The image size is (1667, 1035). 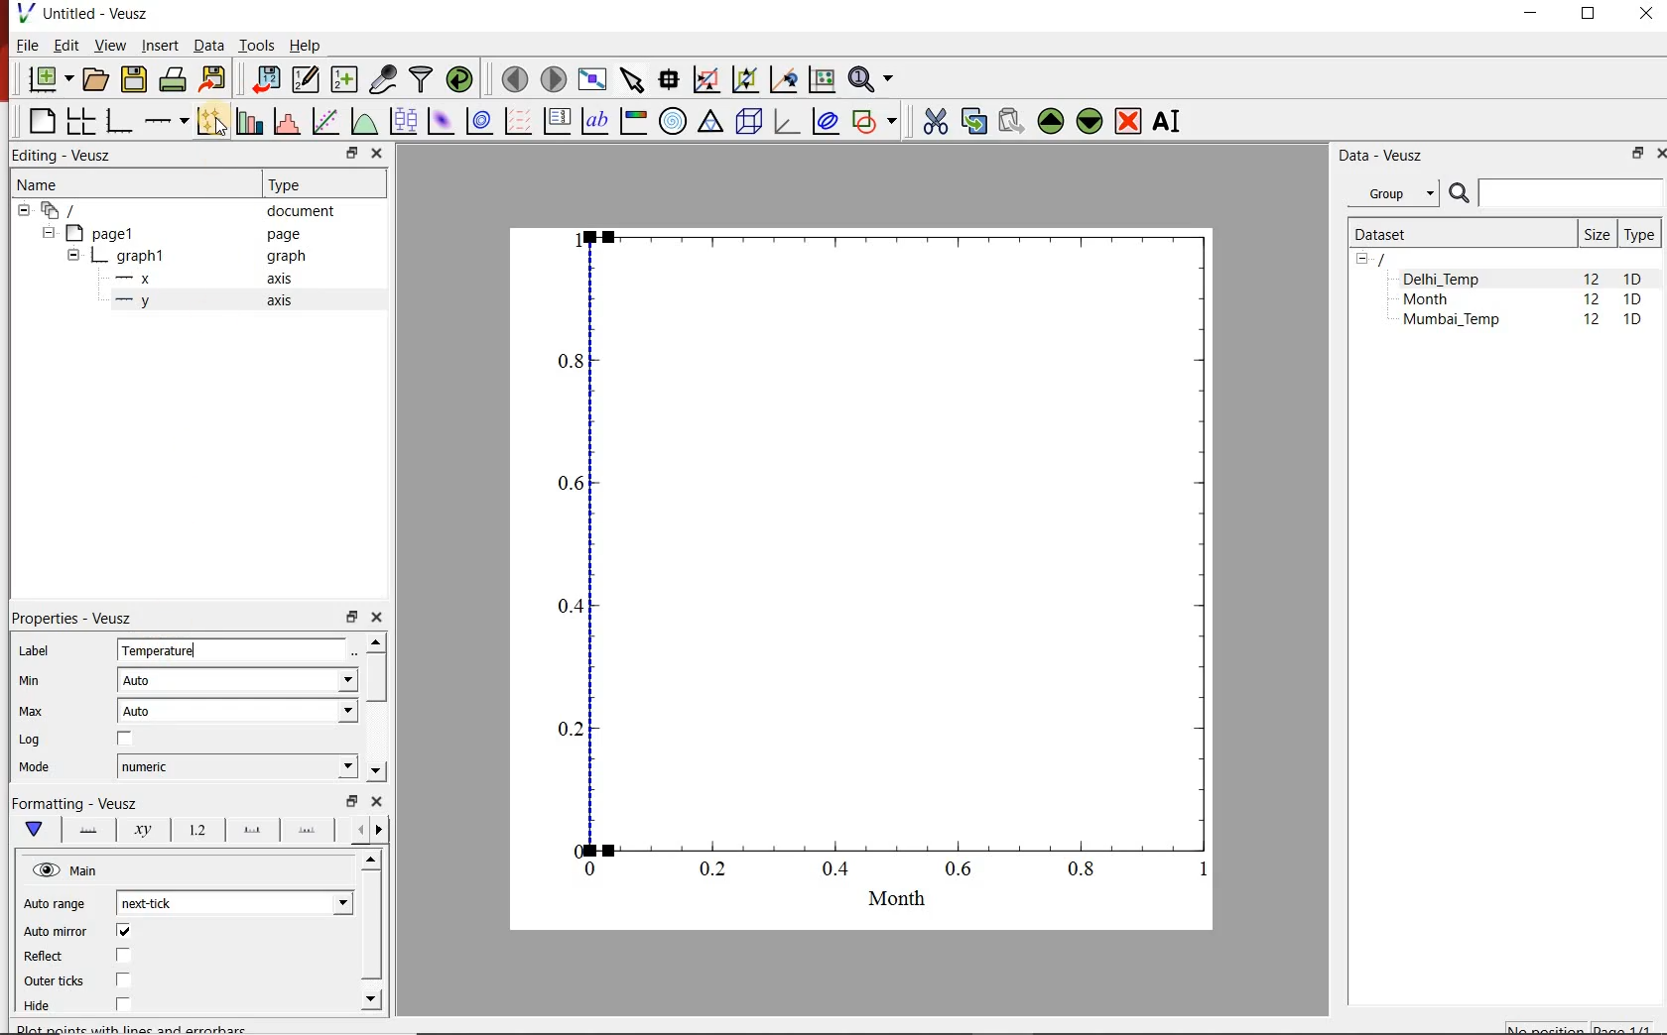 What do you see at coordinates (634, 80) in the screenshot?
I see `select items from the graph or scroll` at bounding box center [634, 80].